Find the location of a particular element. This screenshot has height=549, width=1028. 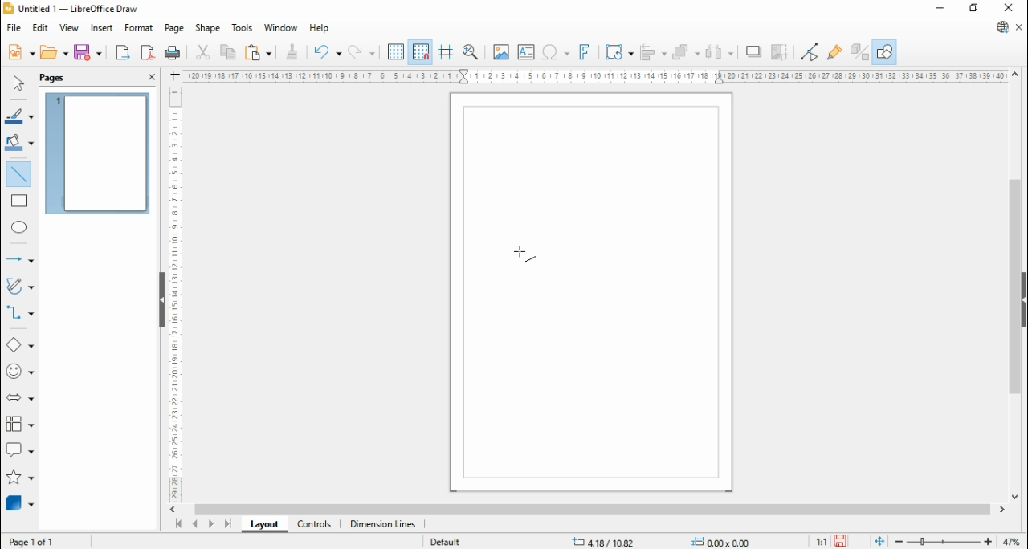

page 1 is located at coordinates (98, 153).